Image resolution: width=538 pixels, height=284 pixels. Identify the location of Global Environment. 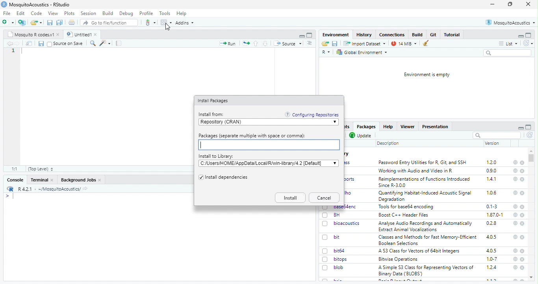
(362, 52).